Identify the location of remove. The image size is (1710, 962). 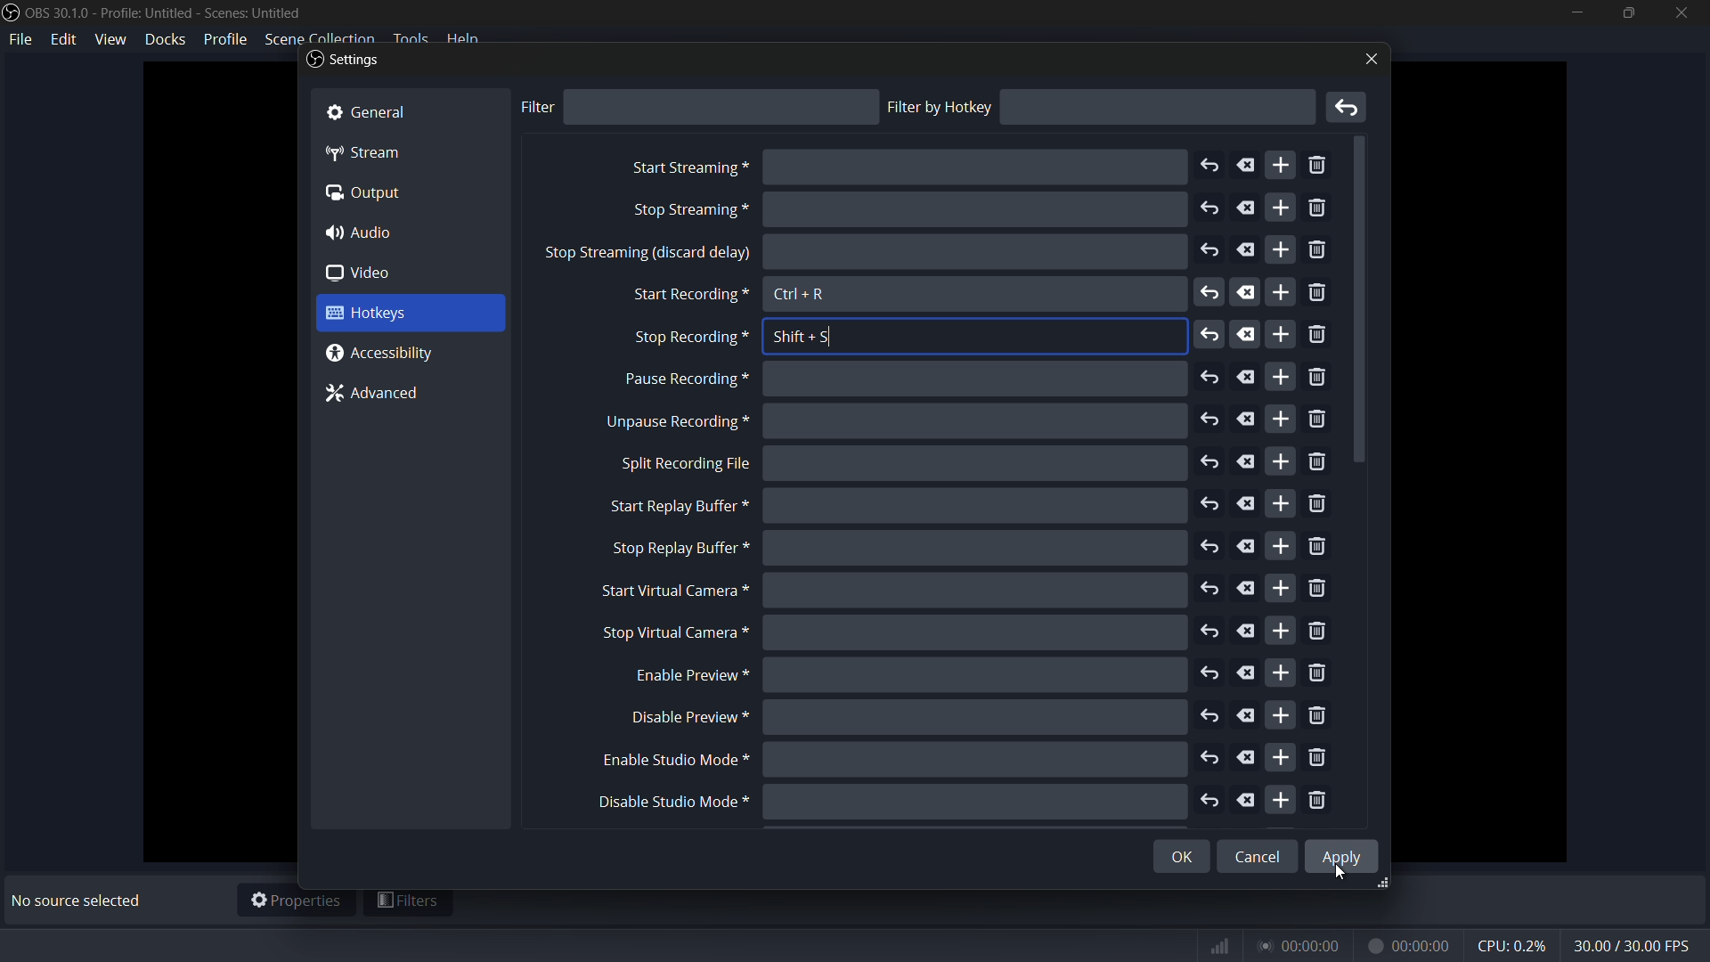
(1321, 463).